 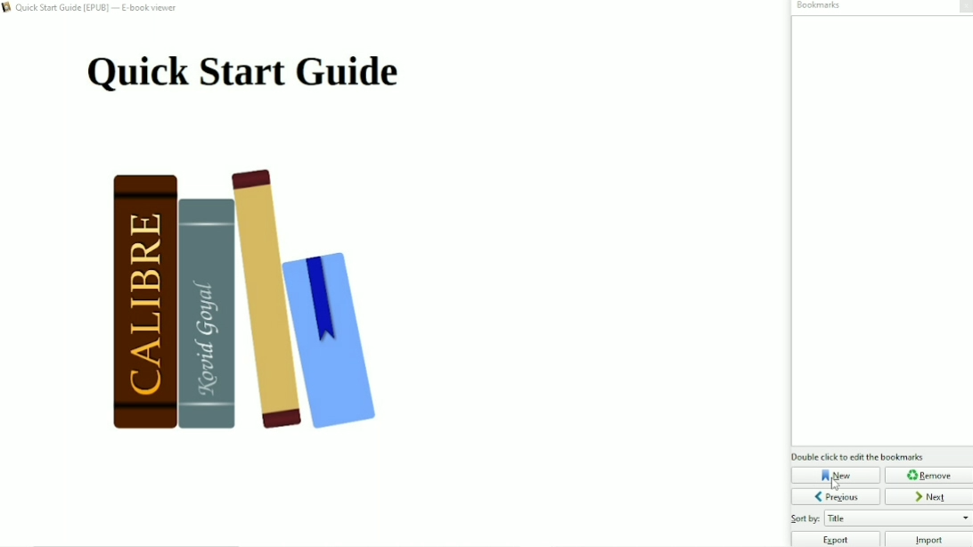 I want to click on Book name, so click(x=99, y=9).